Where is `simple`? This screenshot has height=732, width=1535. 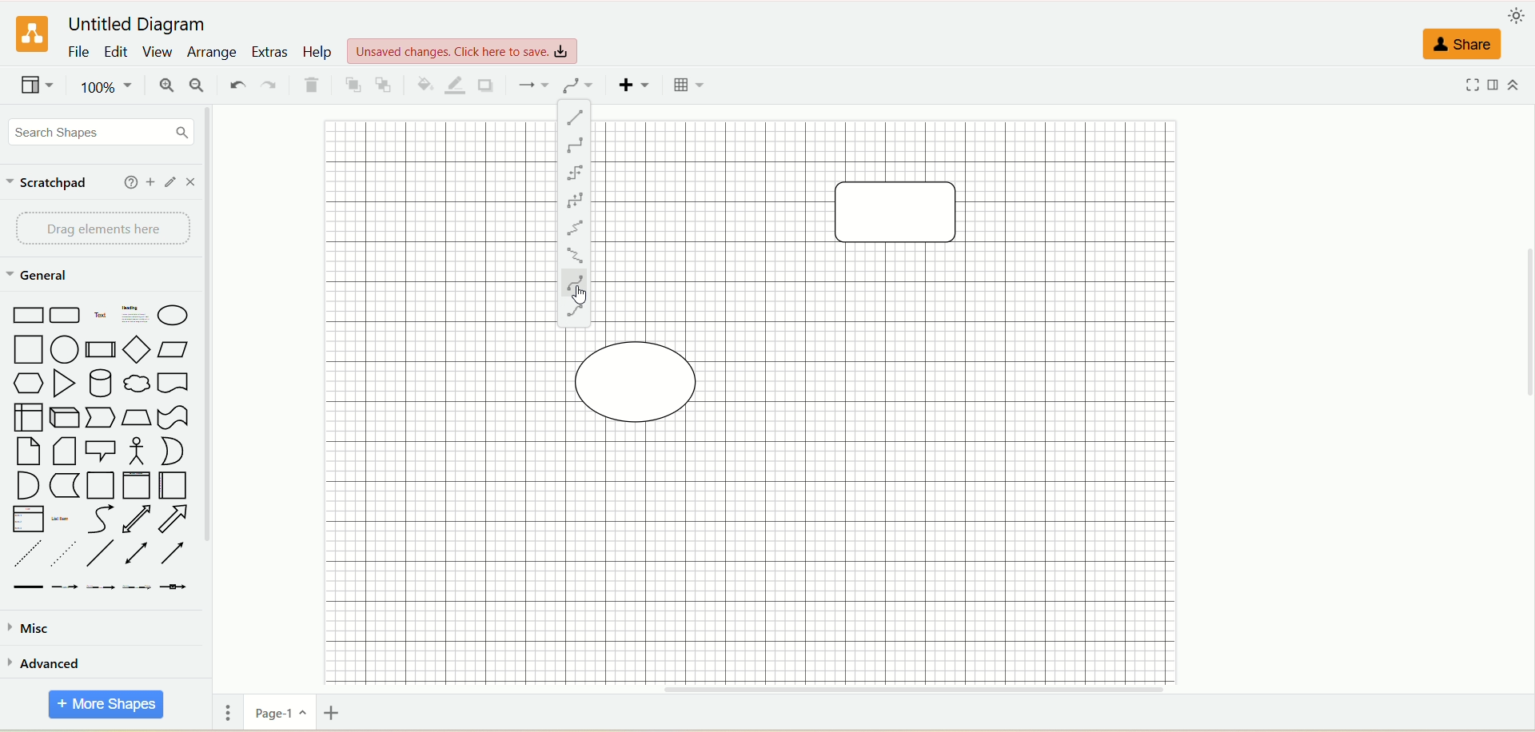
simple is located at coordinates (576, 197).